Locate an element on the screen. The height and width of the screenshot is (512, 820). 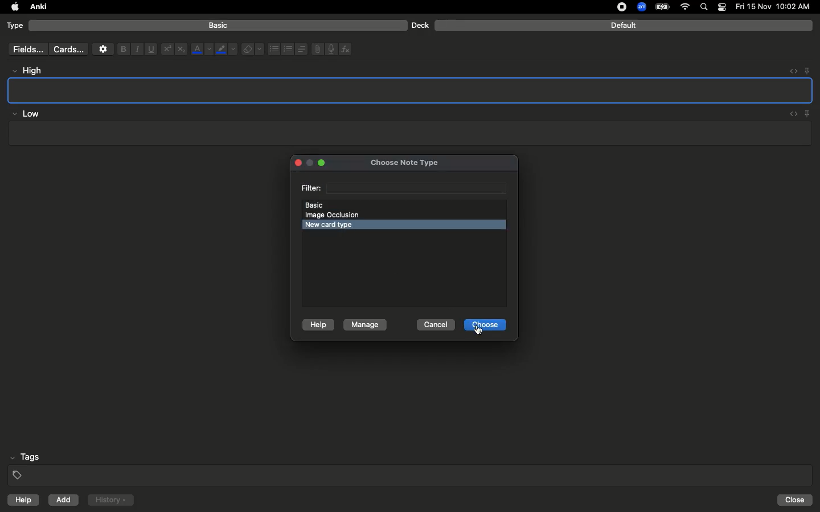
Fields is located at coordinates (26, 49).